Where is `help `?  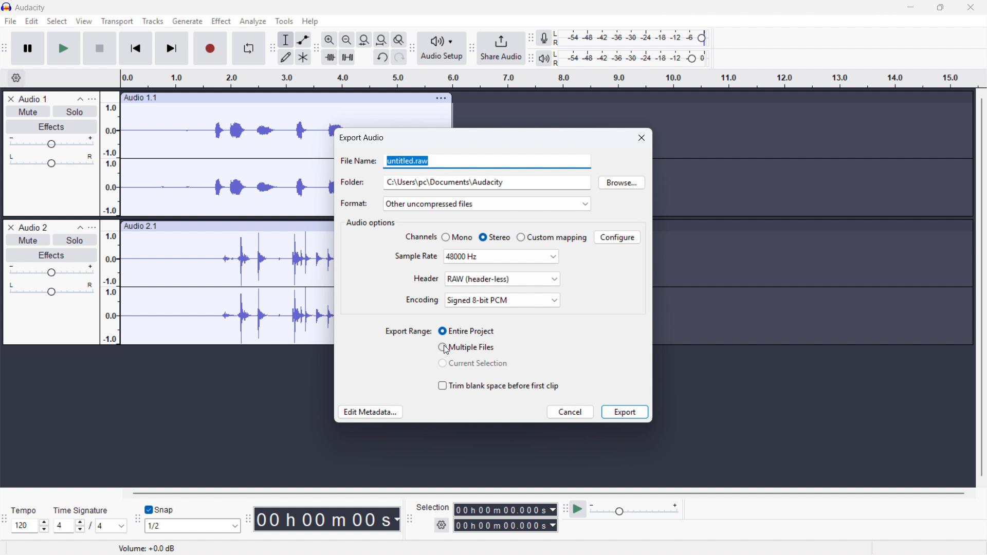
help  is located at coordinates (310, 21).